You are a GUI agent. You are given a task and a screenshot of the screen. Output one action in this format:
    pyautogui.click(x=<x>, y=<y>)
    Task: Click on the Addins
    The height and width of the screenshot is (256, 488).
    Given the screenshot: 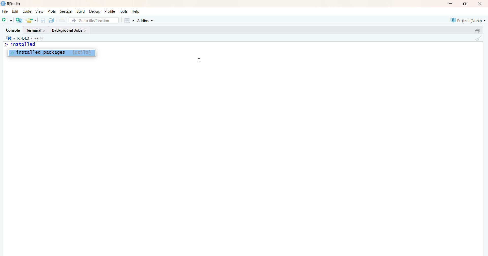 What is the action you would take?
    pyautogui.click(x=146, y=21)
    